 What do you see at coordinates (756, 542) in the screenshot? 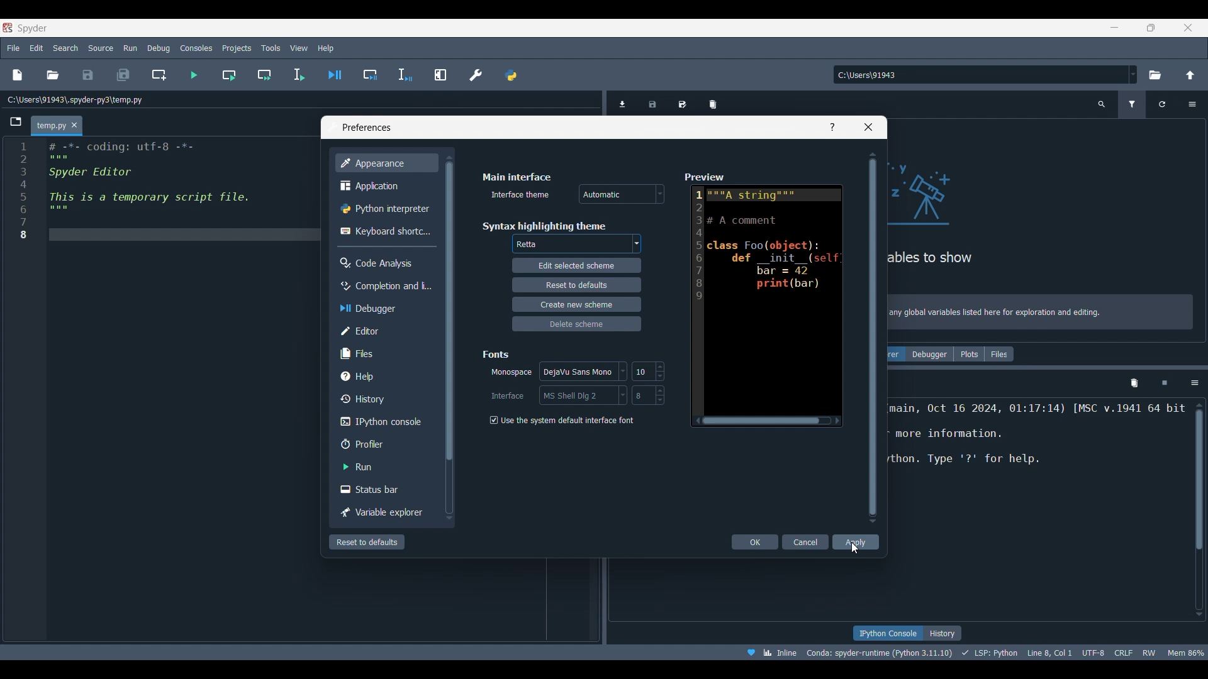
I see `OK` at bounding box center [756, 542].